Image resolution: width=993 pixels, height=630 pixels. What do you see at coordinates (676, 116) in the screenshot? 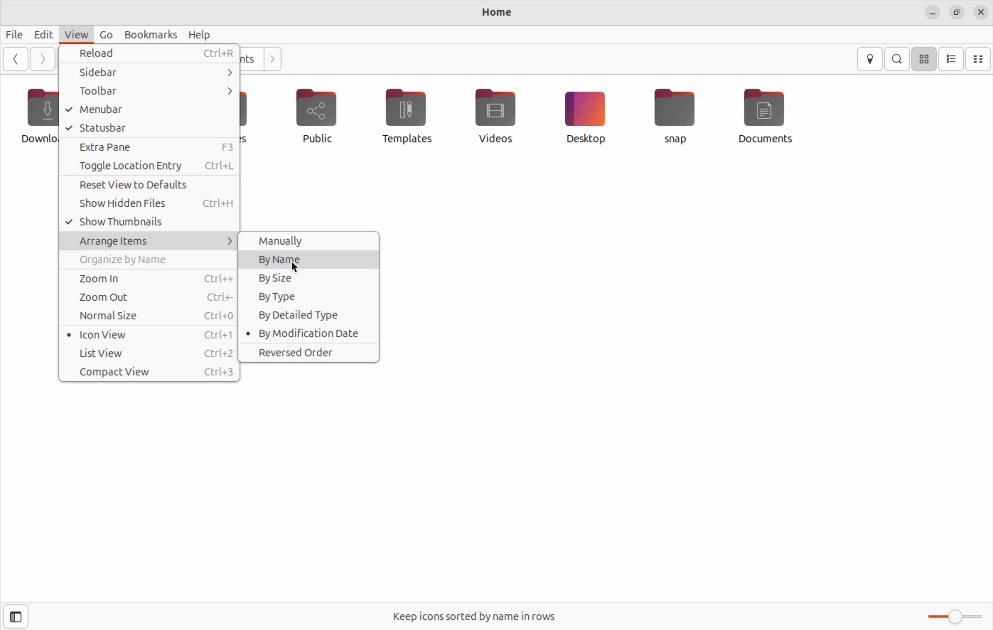
I see `Snap` at bounding box center [676, 116].